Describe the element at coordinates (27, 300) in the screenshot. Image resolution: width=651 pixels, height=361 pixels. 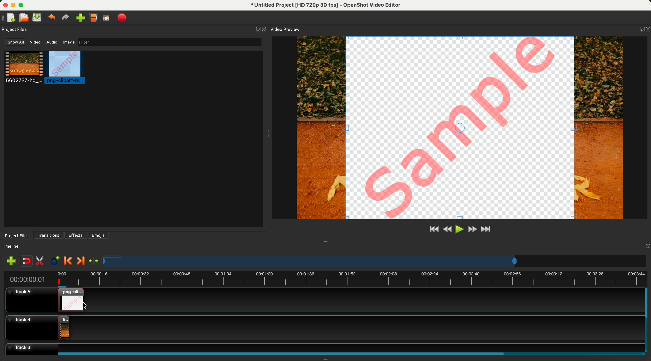
I see `track 5` at that location.